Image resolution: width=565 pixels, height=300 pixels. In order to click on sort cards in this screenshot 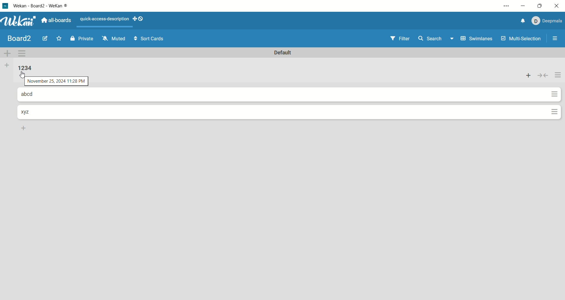, I will do `click(148, 39)`.